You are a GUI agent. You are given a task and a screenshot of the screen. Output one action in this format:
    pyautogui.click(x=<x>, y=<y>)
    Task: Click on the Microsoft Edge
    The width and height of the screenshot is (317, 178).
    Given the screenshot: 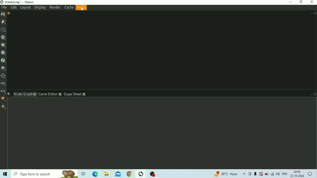 What is the action you would take?
    pyautogui.click(x=95, y=173)
    